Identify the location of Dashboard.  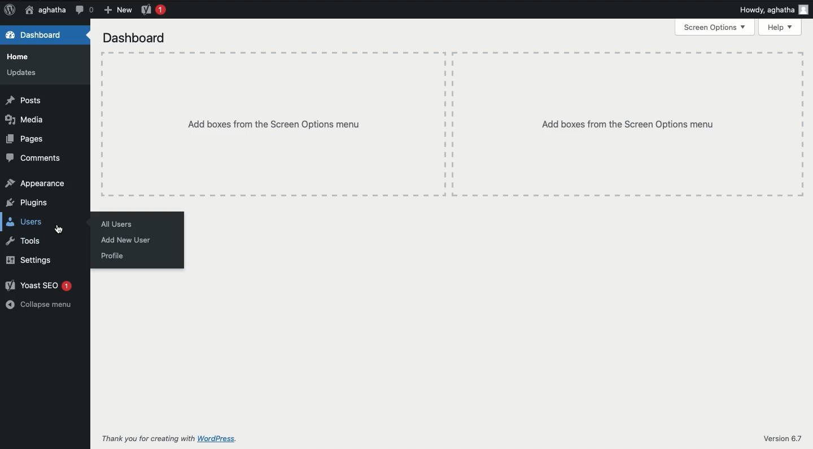
(37, 36).